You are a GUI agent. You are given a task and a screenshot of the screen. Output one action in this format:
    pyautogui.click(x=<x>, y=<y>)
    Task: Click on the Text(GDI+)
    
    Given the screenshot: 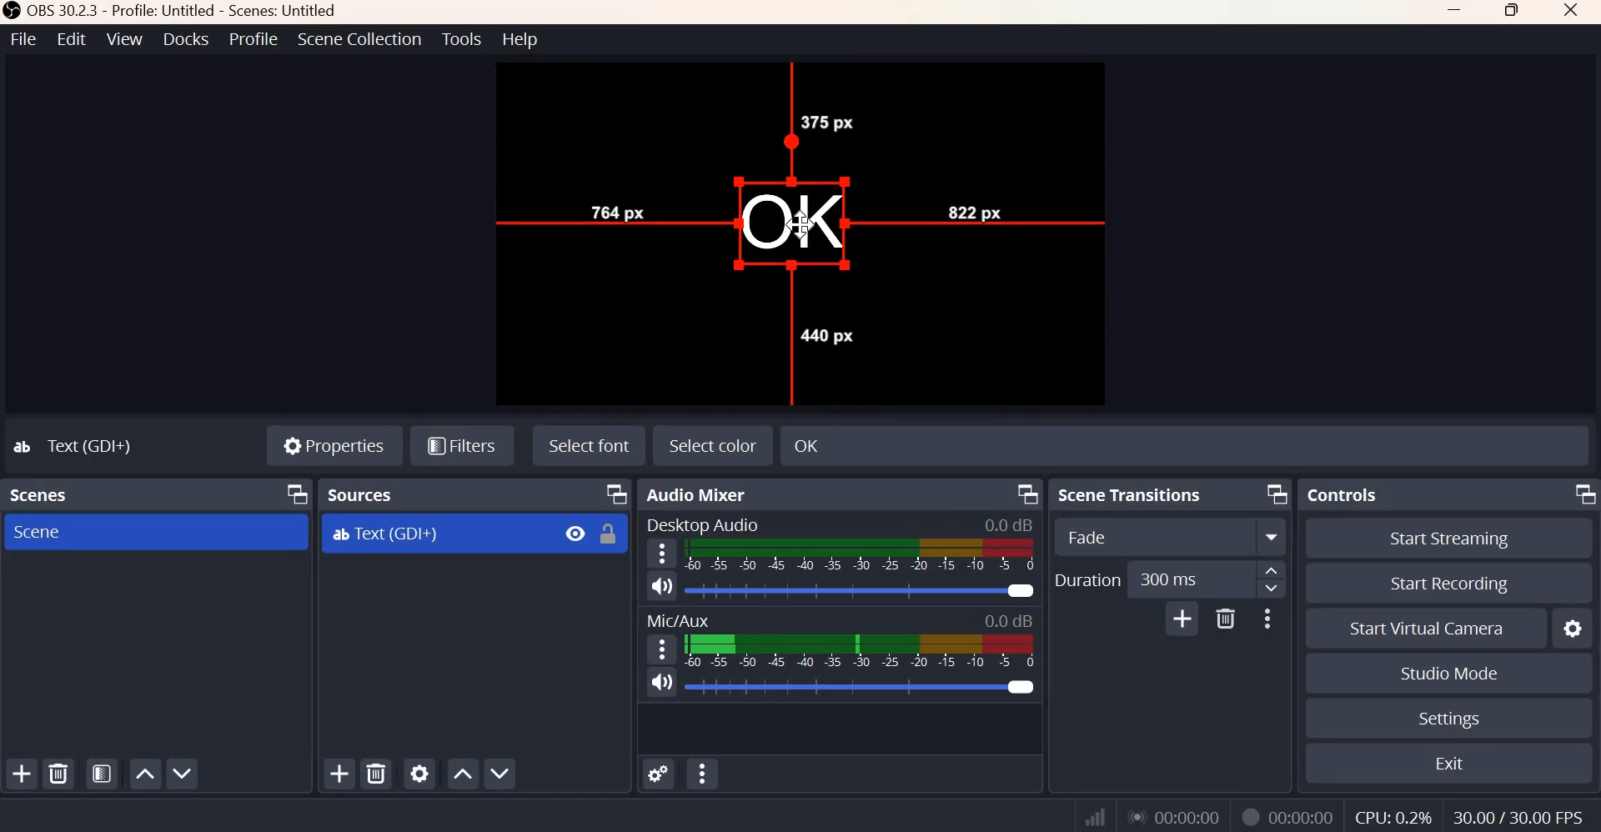 What is the action you would take?
    pyautogui.click(x=76, y=445)
    